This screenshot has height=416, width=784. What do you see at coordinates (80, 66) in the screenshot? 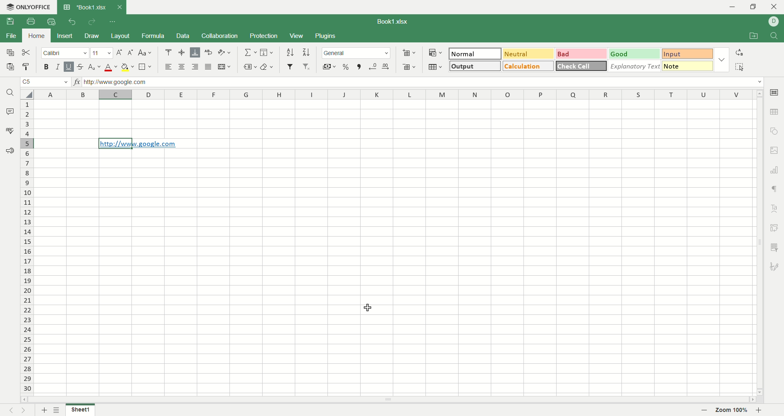
I see `strikethrough` at bounding box center [80, 66].